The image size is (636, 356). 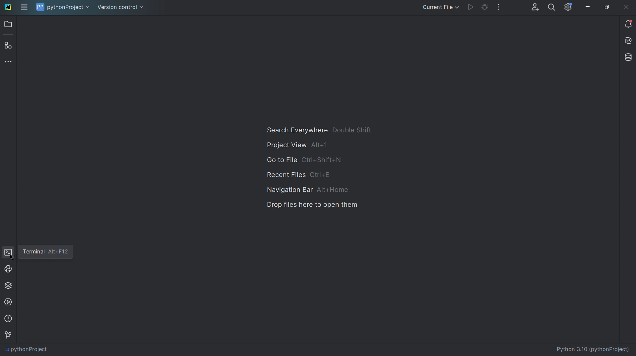 What do you see at coordinates (296, 145) in the screenshot?
I see `Project View` at bounding box center [296, 145].